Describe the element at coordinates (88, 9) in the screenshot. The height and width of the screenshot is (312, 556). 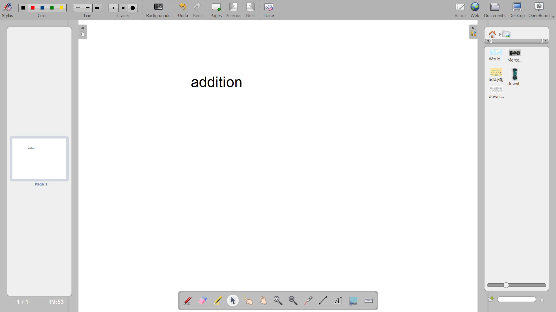
I see `line 2` at that location.